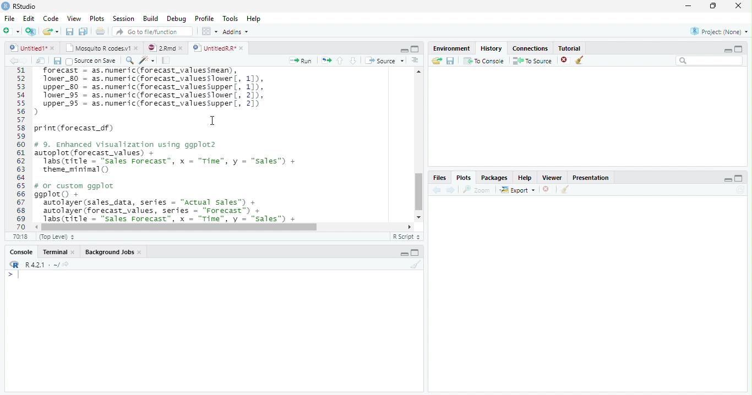  Describe the element at coordinates (12, 61) in the screenshot. I see `Previous` at that location.